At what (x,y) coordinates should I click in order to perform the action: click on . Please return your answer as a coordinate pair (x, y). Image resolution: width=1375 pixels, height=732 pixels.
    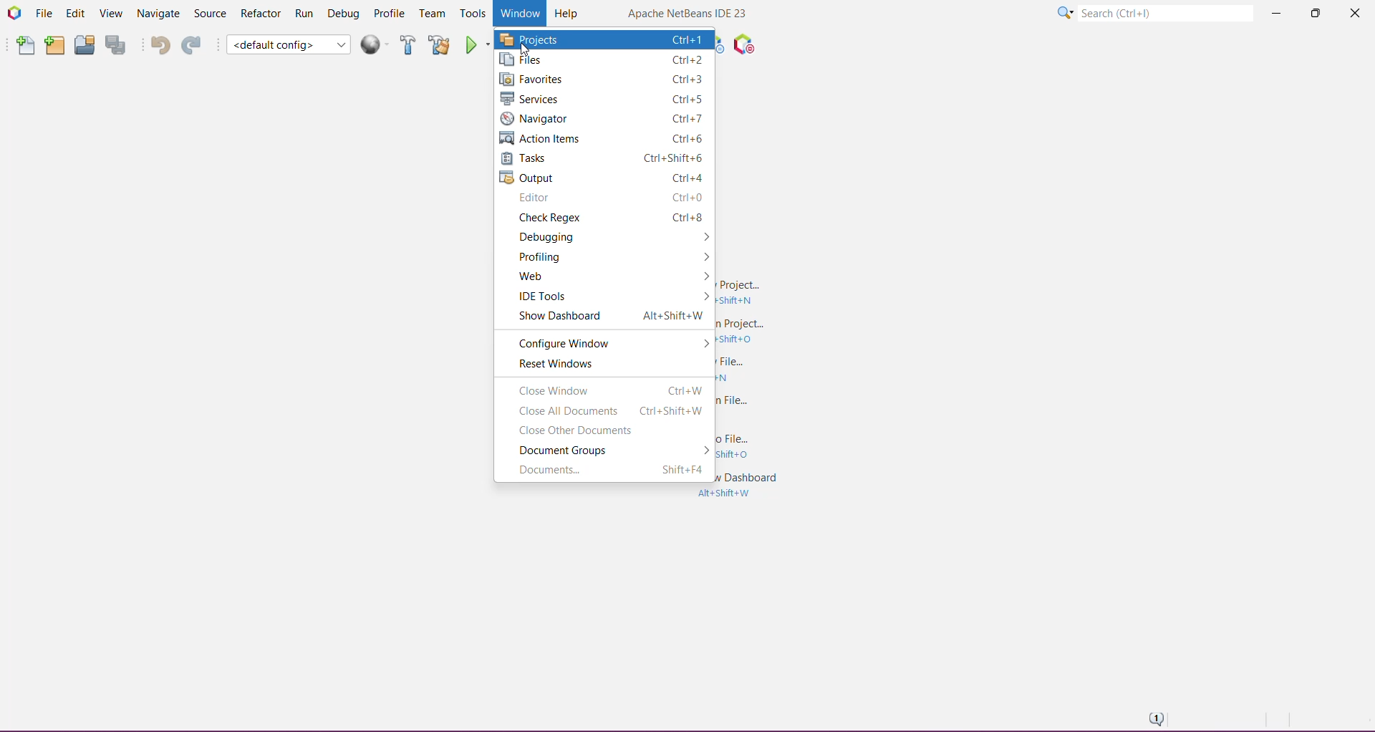
    Looking at the image, I should click on (377, 44).